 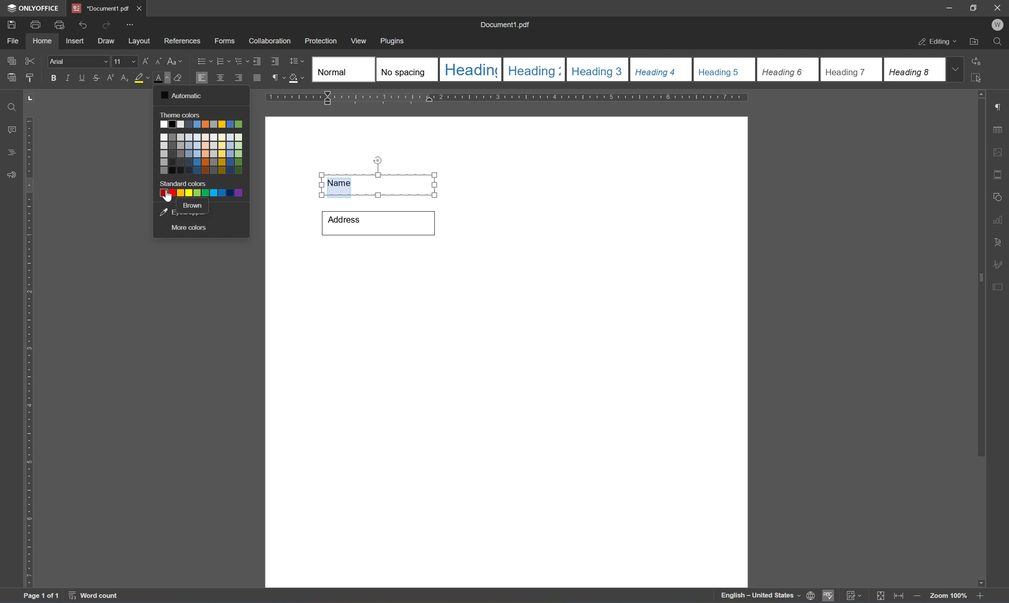 What do you see at coordinates (162, 78) in the screenshot?
I see `font color` at bounding box center [162, 78].